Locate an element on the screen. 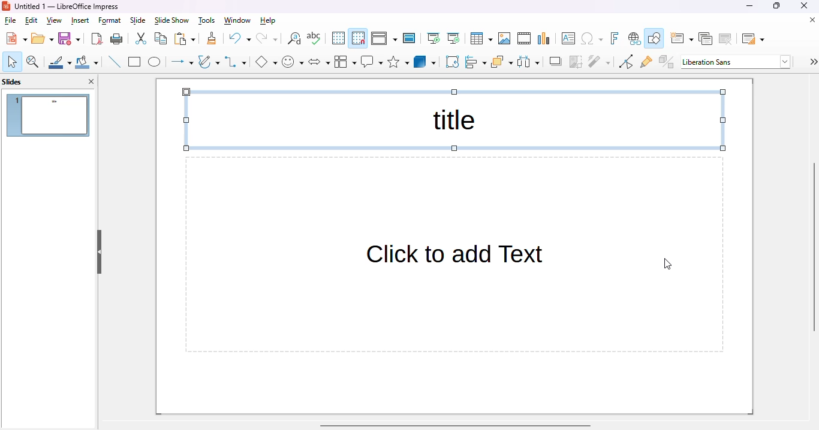 This screenshot has height=430, width=819. copy is located at coordinates (161, 38).